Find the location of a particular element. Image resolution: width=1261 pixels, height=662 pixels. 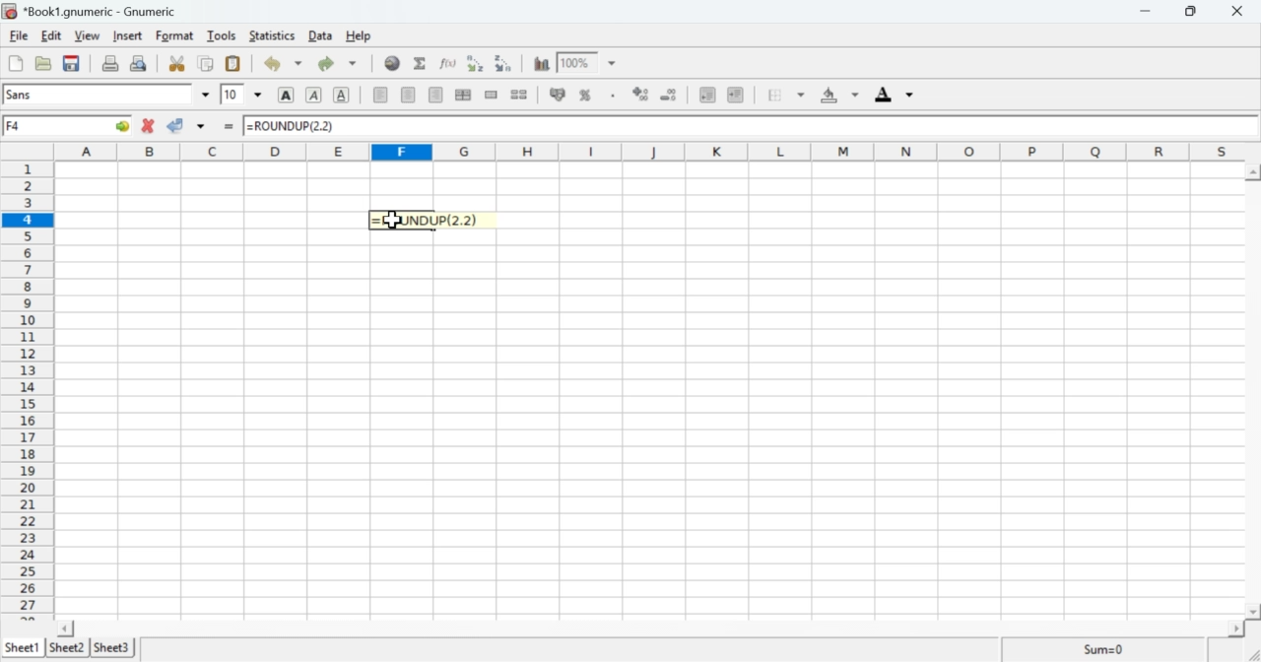

scroll bar is located at coordinates (1254, 395).